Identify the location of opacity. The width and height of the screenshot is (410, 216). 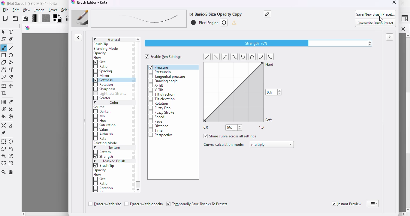
(101, 170).